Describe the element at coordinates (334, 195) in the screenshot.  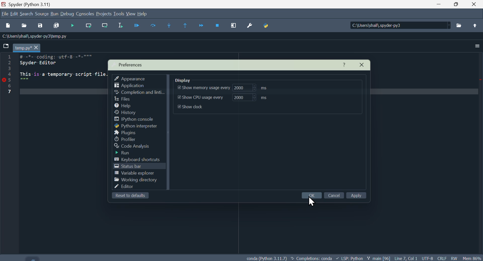
I see `Cancel` at that location.